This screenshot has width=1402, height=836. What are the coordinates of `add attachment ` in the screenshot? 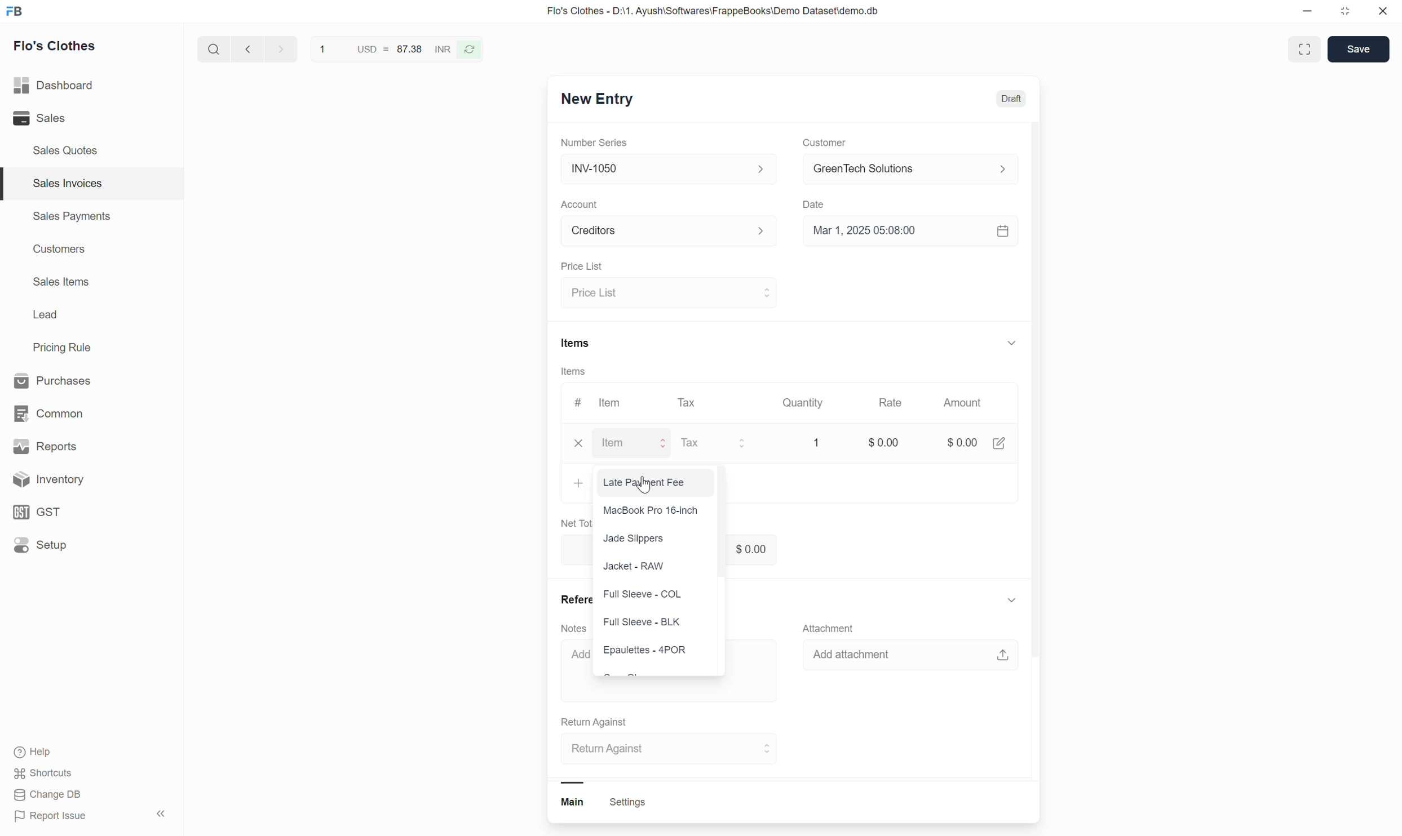 It's located at (915, 657).